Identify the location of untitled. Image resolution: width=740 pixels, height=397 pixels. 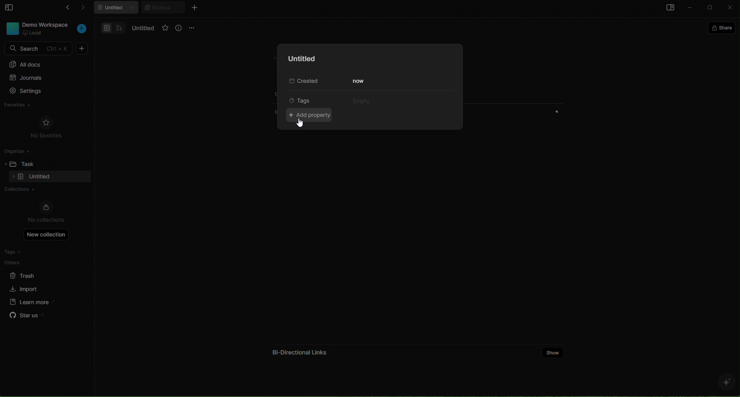
(141, 28).